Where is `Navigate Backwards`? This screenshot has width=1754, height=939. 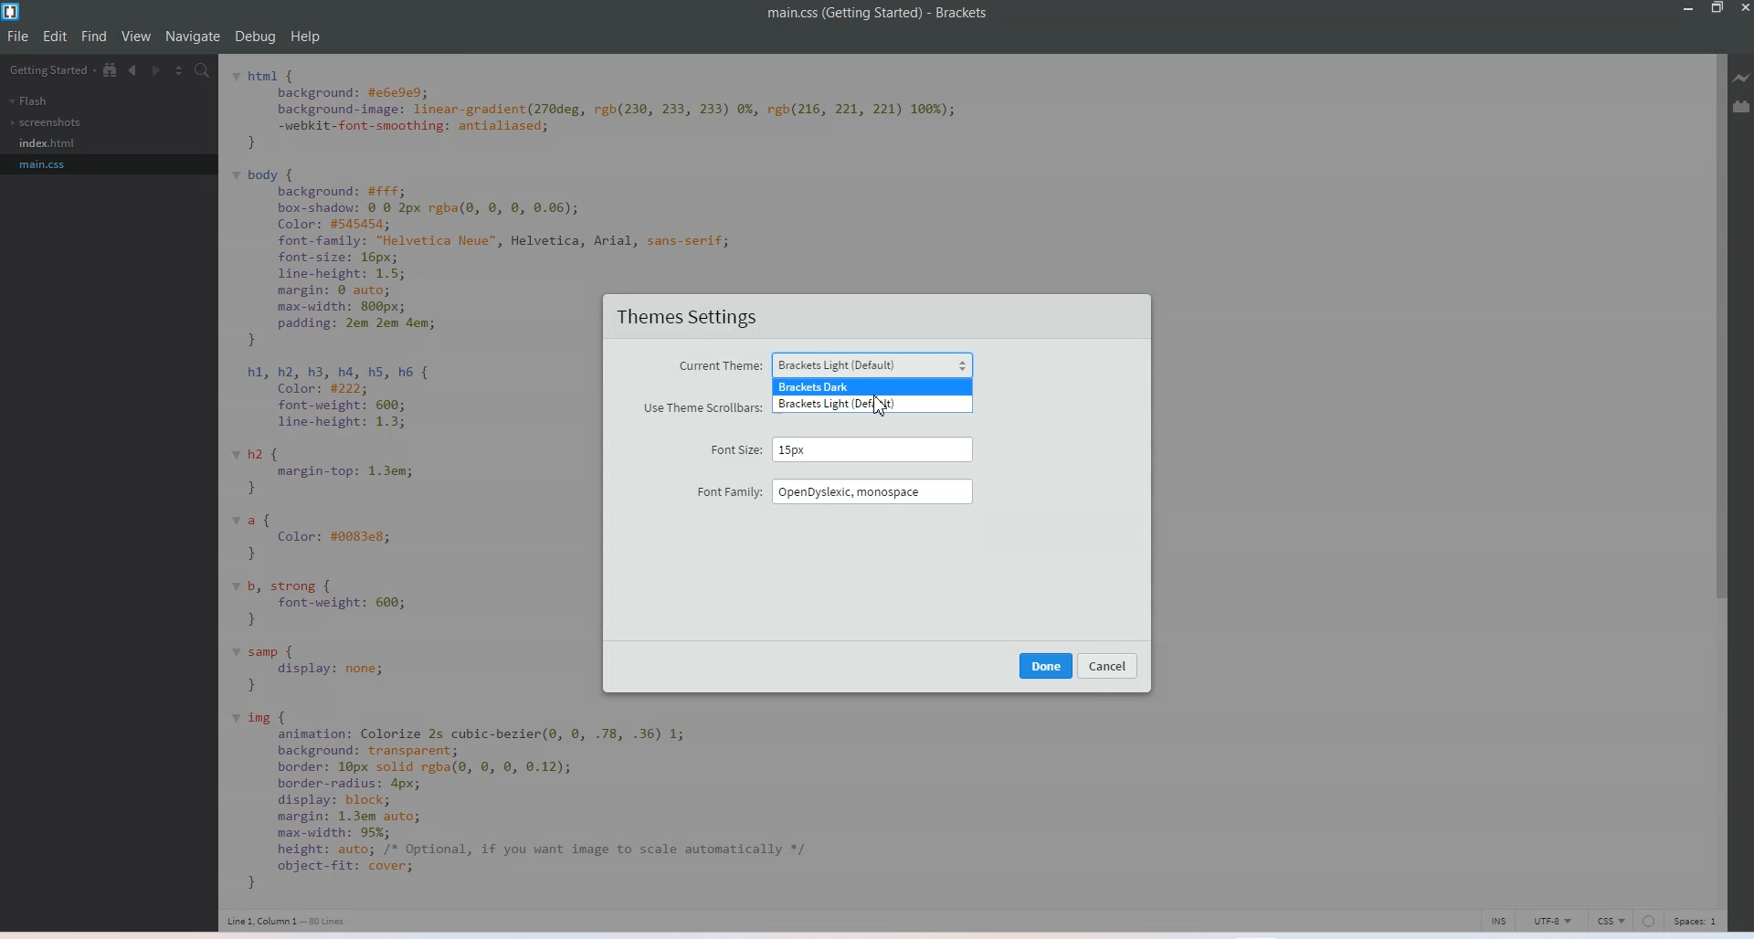
Navigate Backwards is located at coordinates (132, 71).